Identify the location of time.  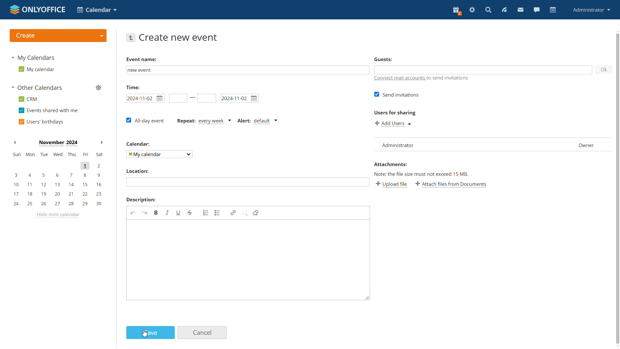
(133, 87).